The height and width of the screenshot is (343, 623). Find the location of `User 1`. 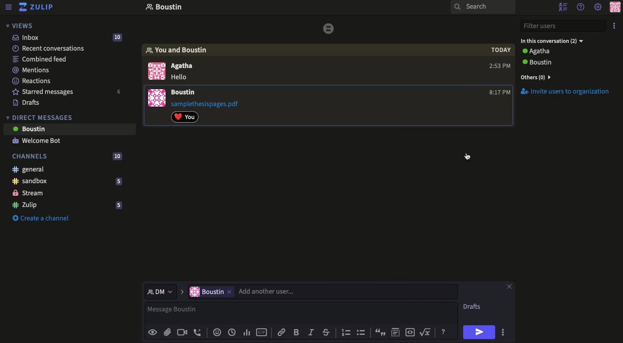

User 1 is located at coordinates (538, 52).